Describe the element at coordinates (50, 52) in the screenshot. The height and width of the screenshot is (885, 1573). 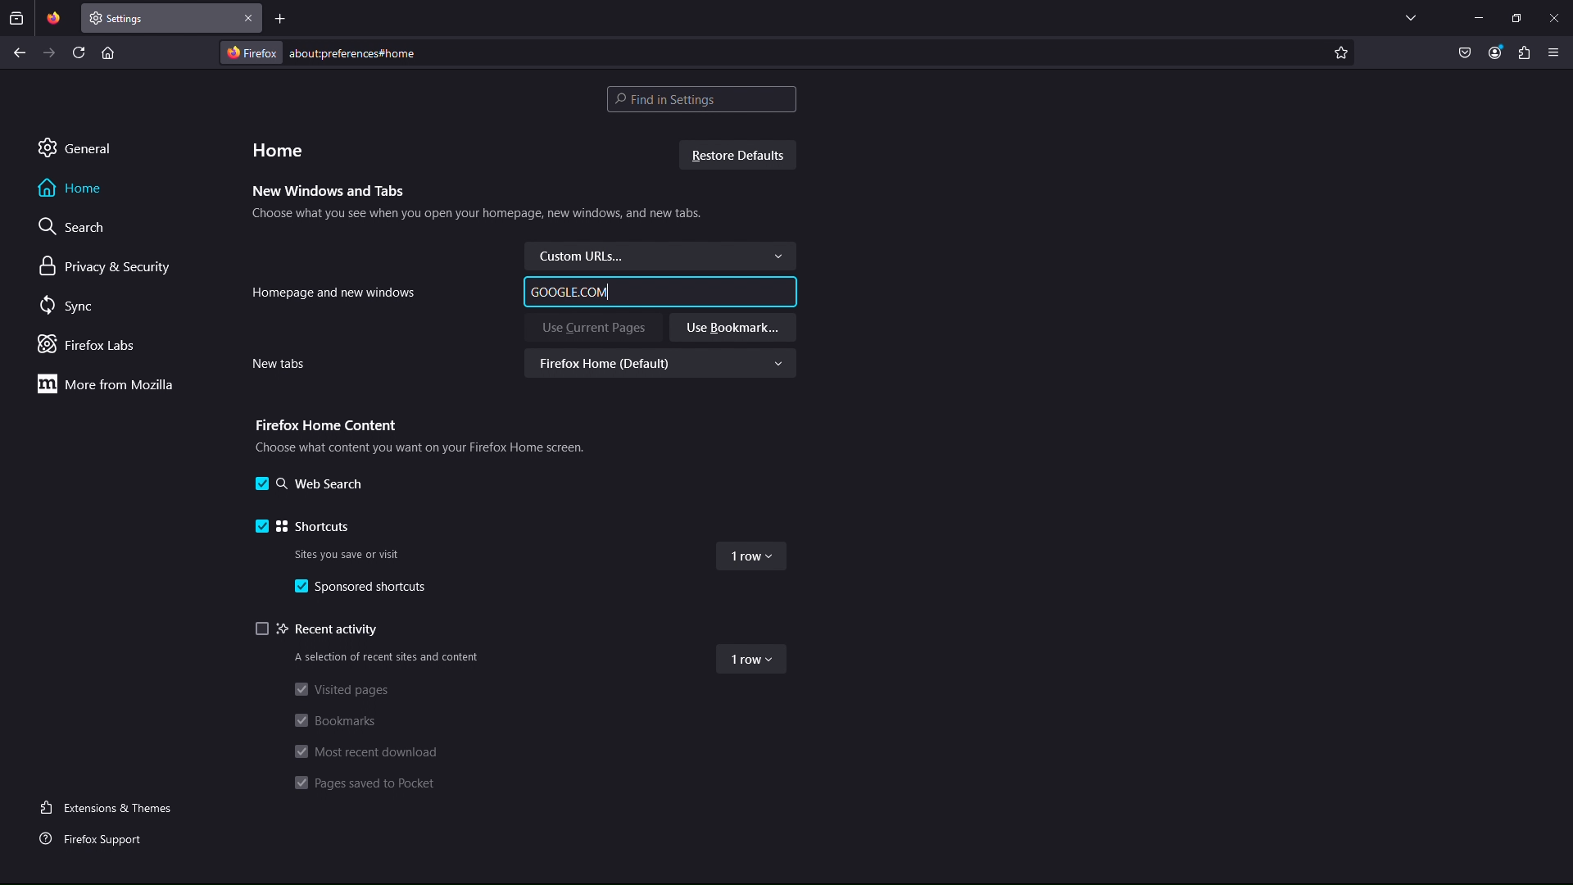
I see `Next` at that location.